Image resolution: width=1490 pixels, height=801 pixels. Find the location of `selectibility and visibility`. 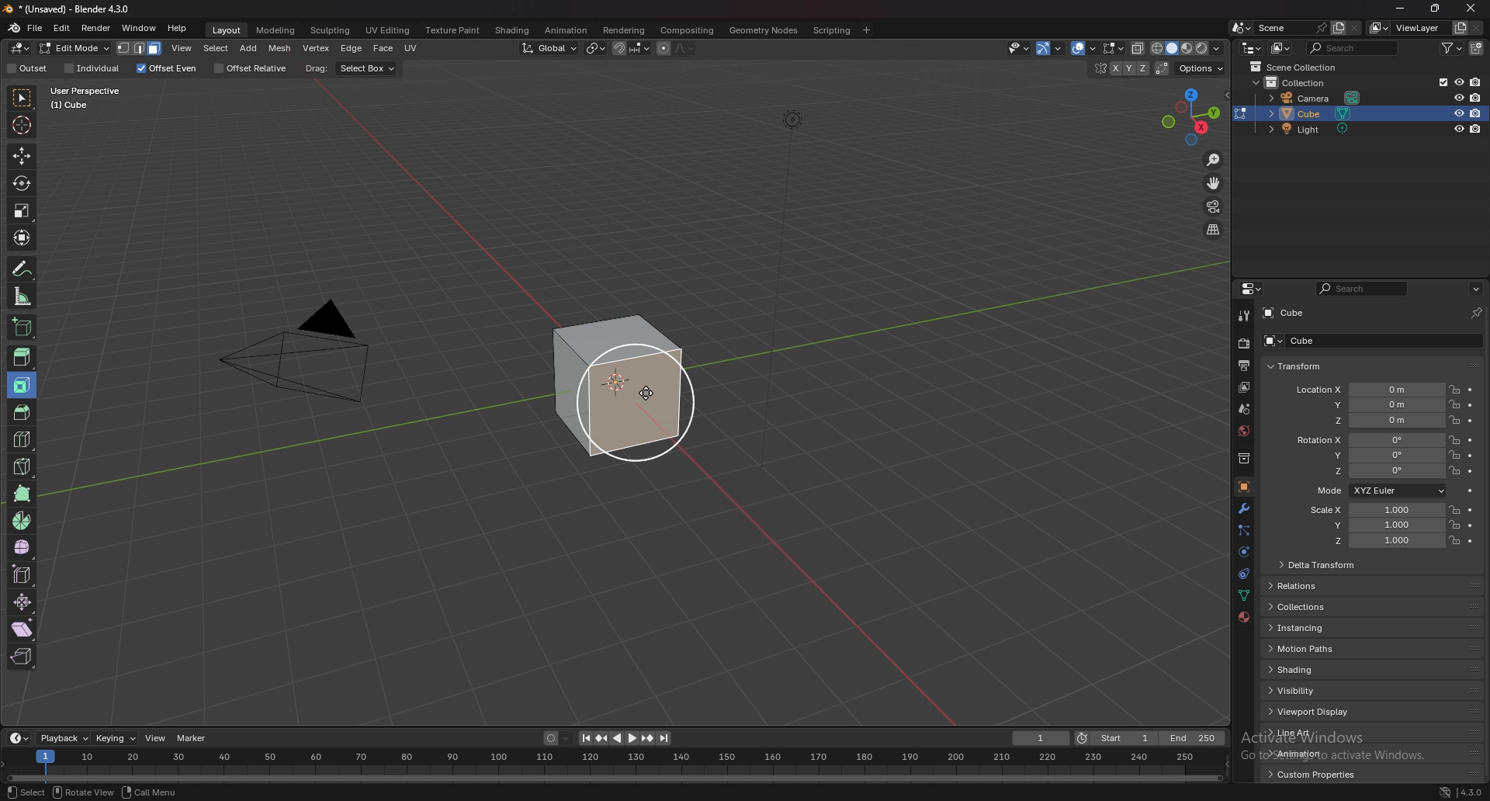

selectibility and visibility is located at coordinates (1018, 48).